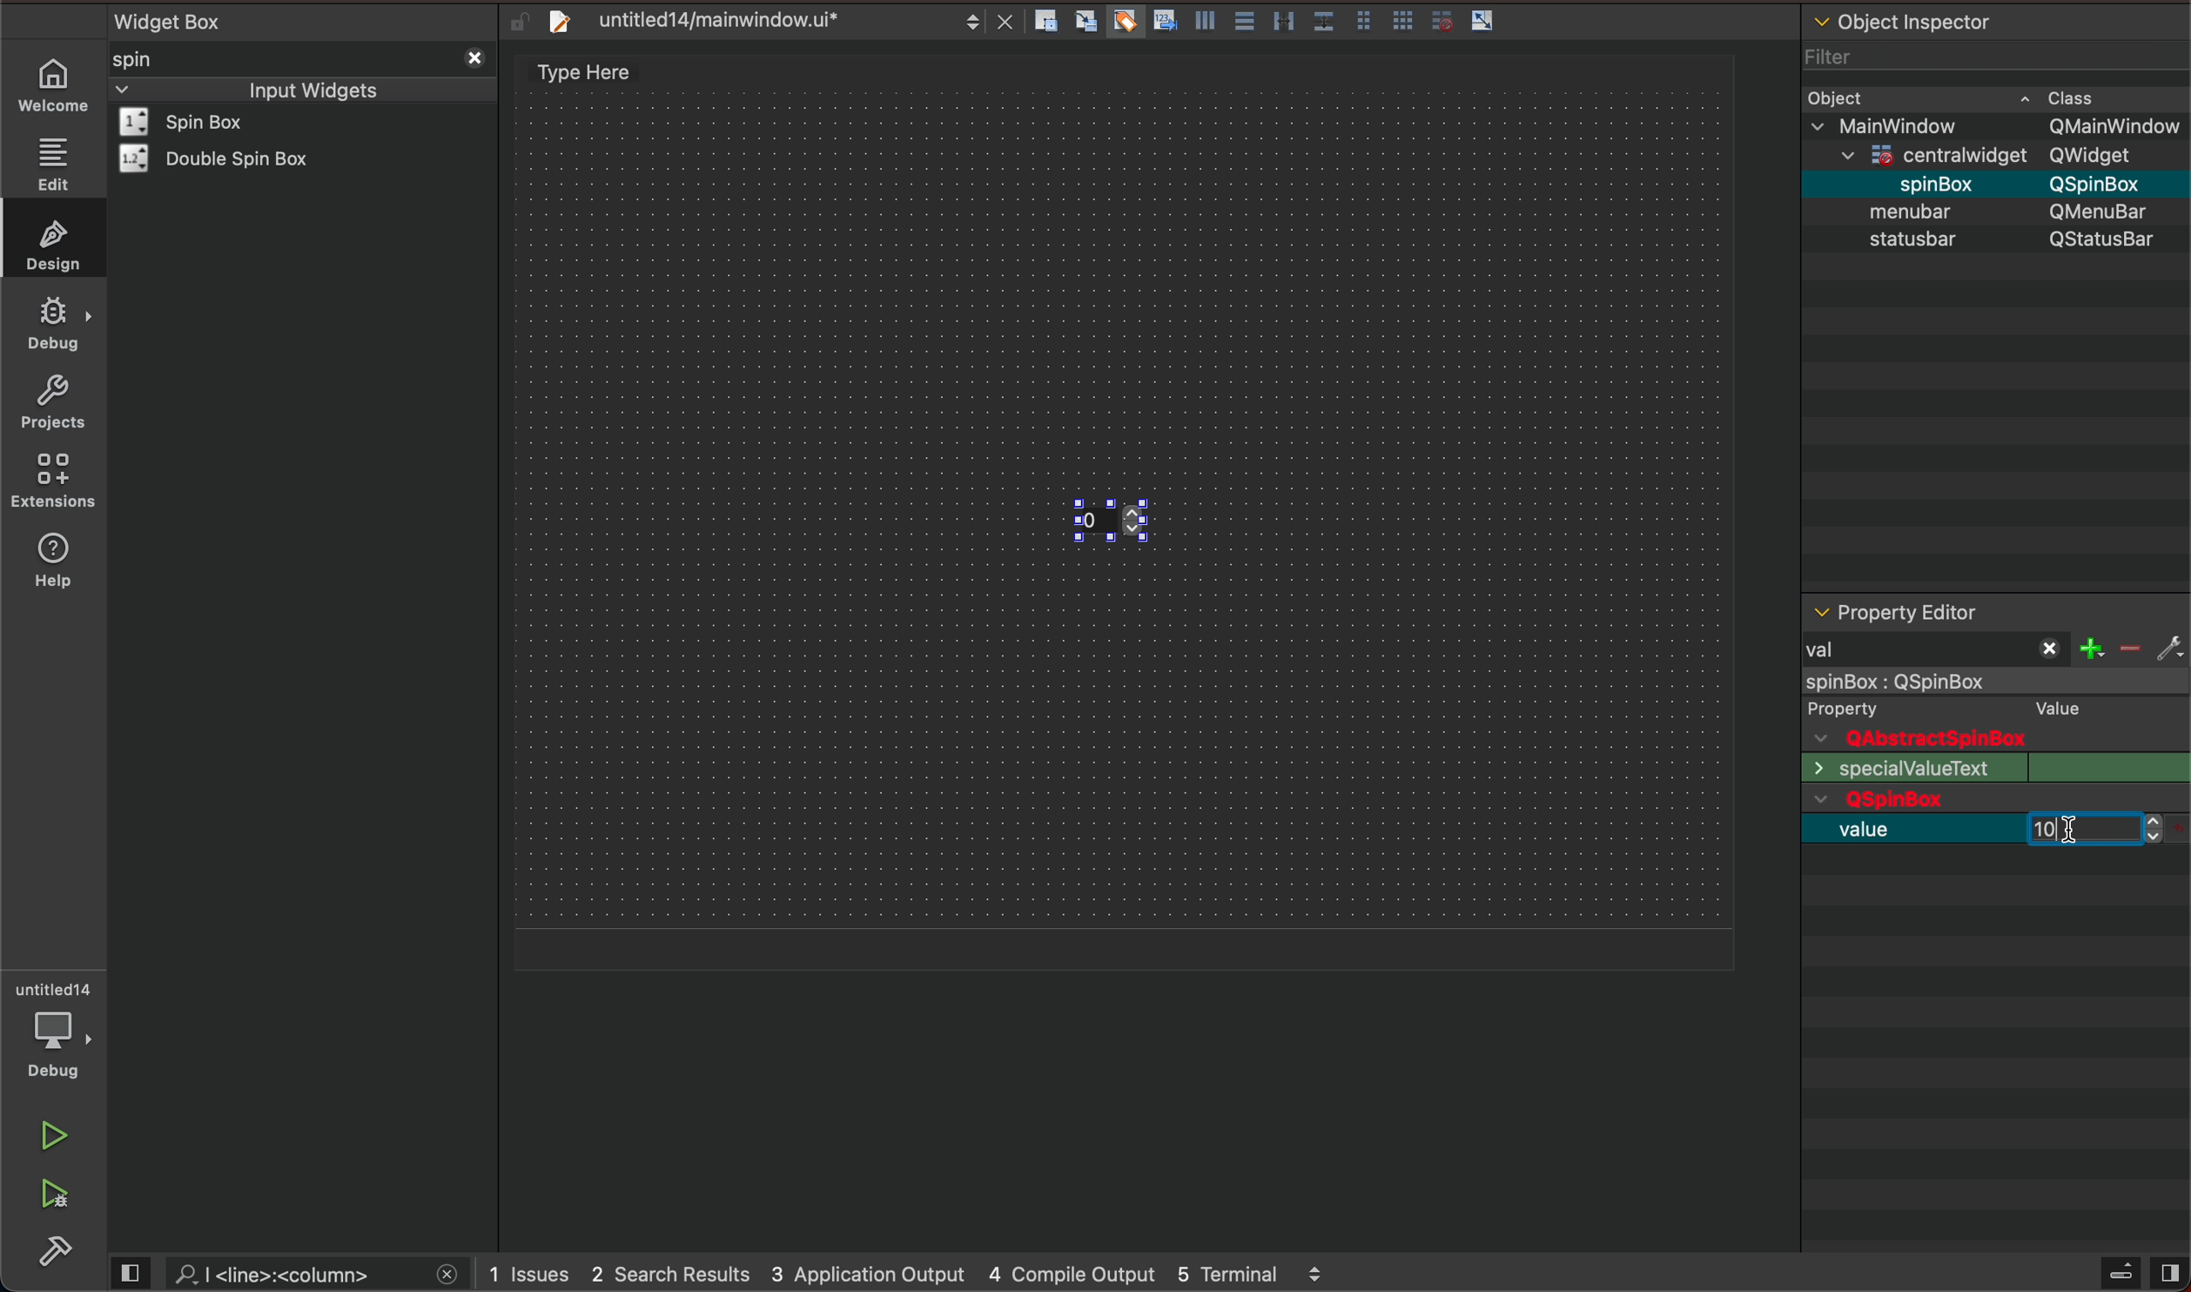 This screenshot has height=1292, width=2191. Describe the element at coordinates (1271, 17) in the screenshot. I see `layout action` at that location.